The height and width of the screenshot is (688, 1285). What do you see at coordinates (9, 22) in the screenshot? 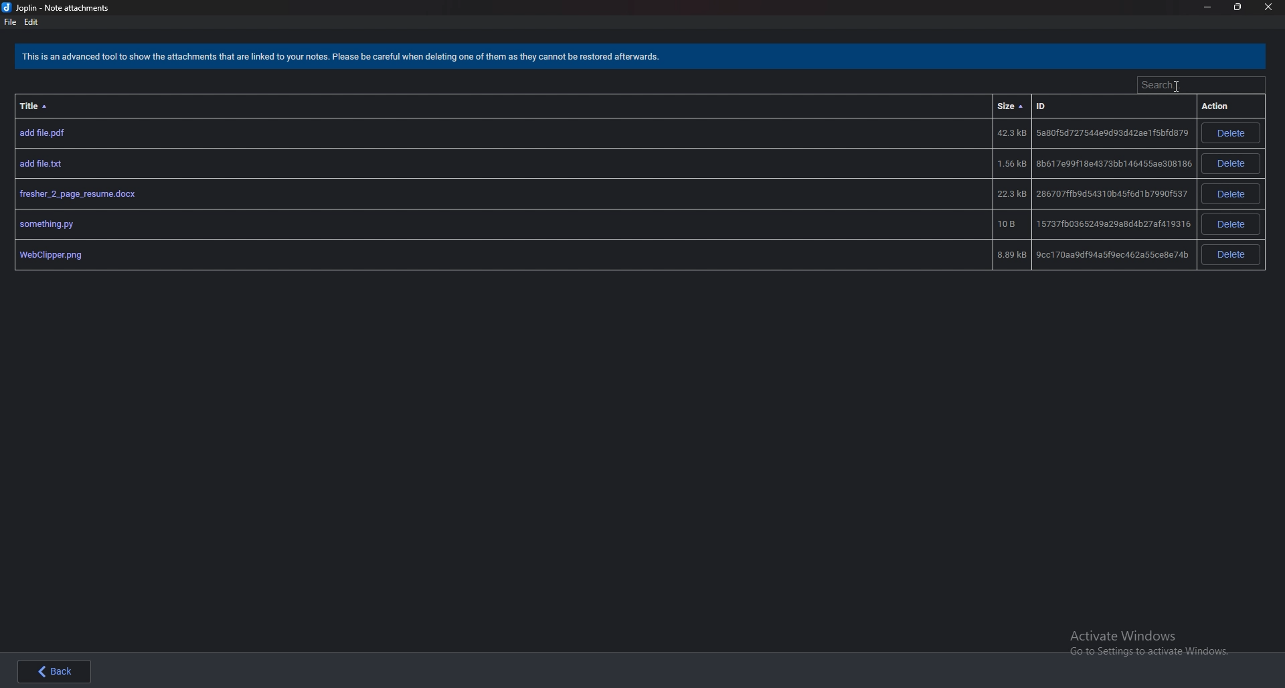
I see `file` at bounding box center [9, 22].